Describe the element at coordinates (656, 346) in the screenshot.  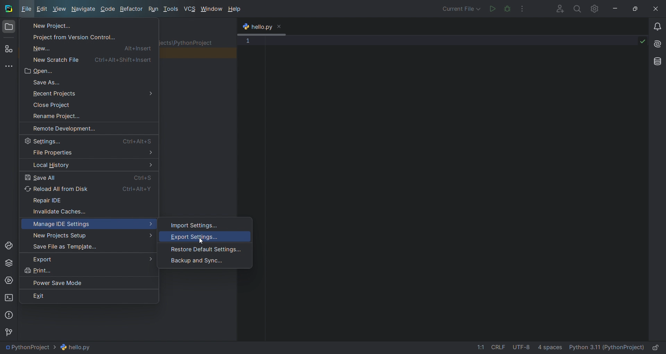
I see `lock` at that location.